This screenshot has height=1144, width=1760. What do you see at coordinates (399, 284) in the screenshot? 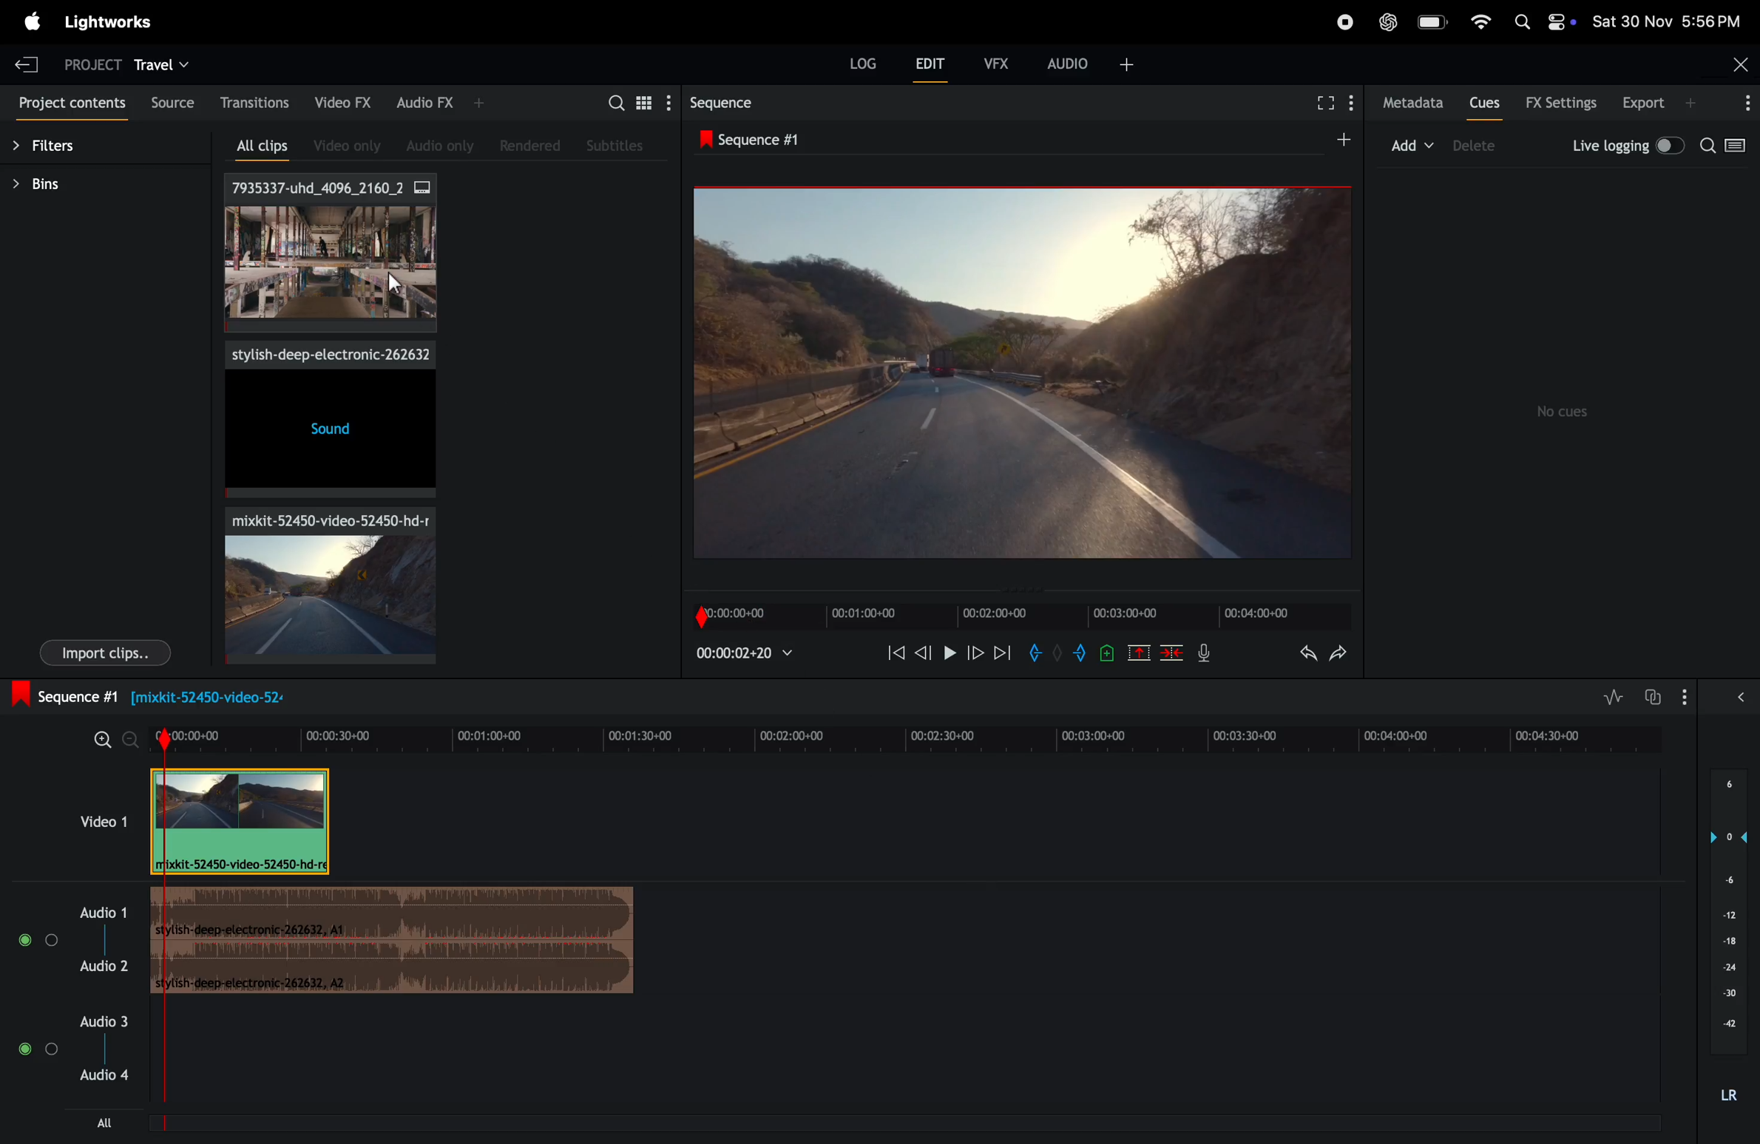
I see `cursor` at bounding box center [399, 284].